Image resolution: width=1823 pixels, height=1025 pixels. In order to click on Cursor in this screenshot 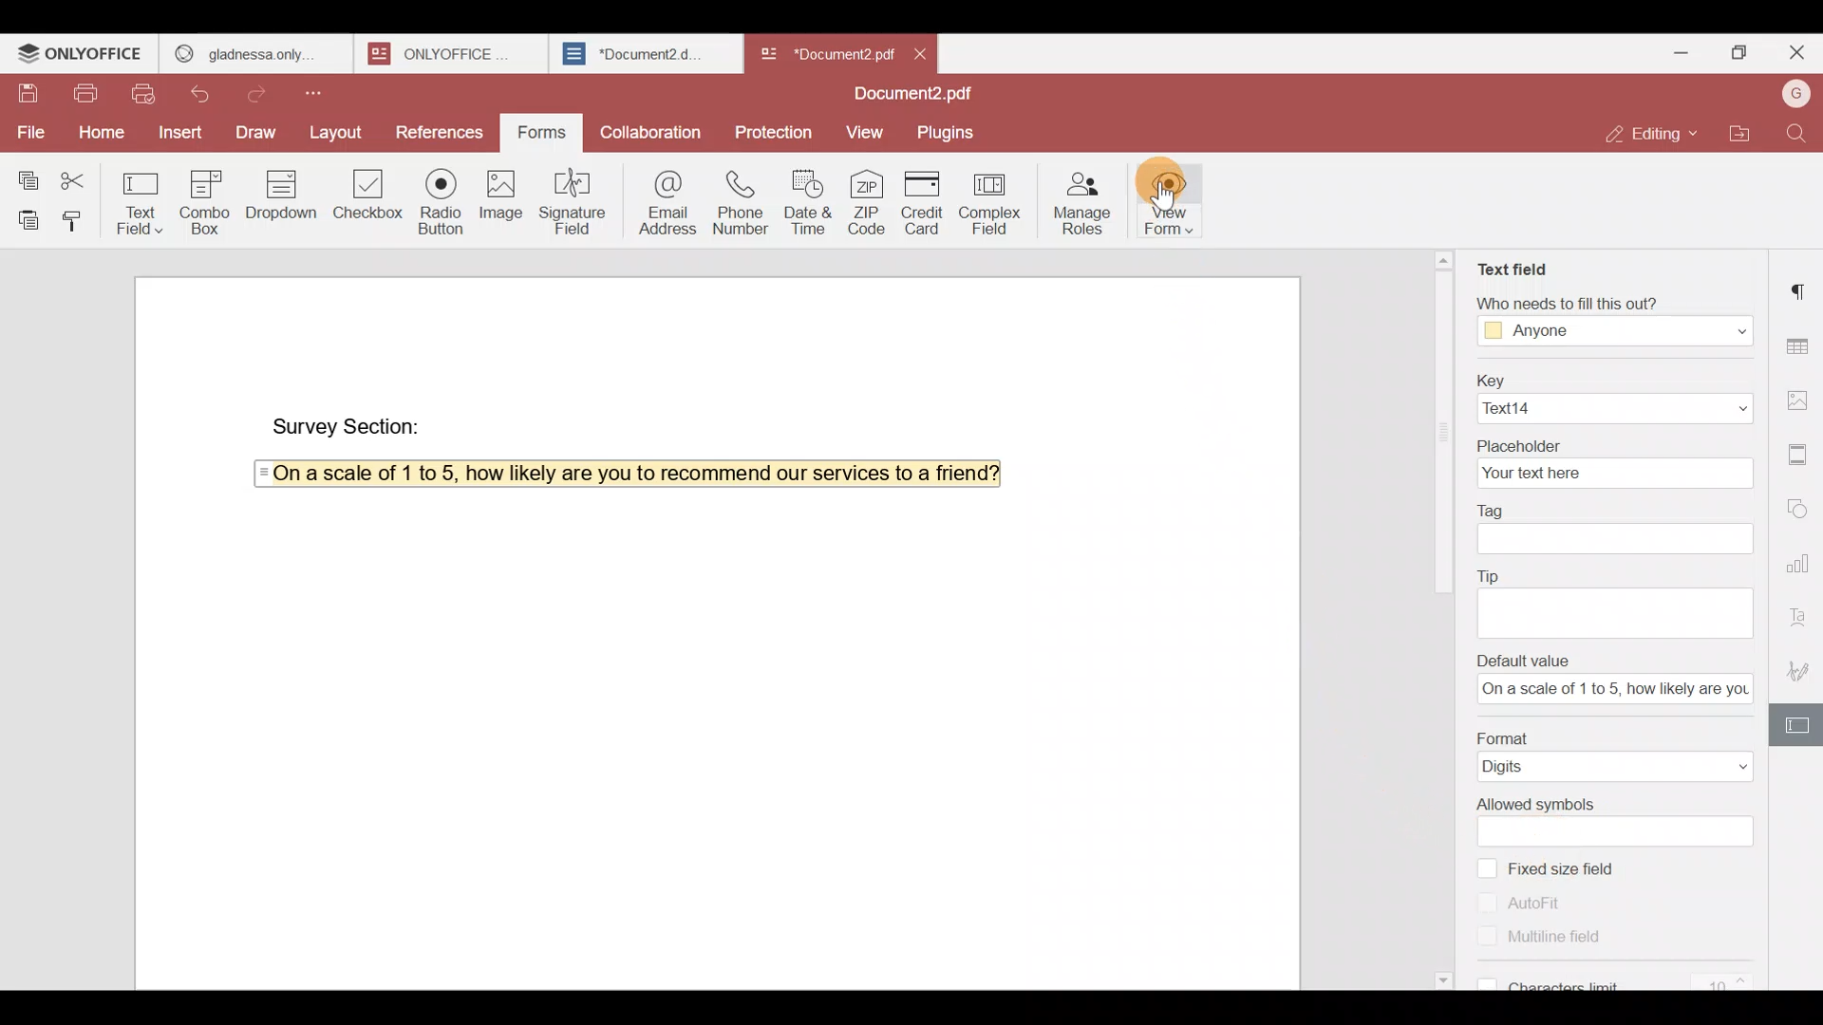, I will do `click(1161, 191)`.